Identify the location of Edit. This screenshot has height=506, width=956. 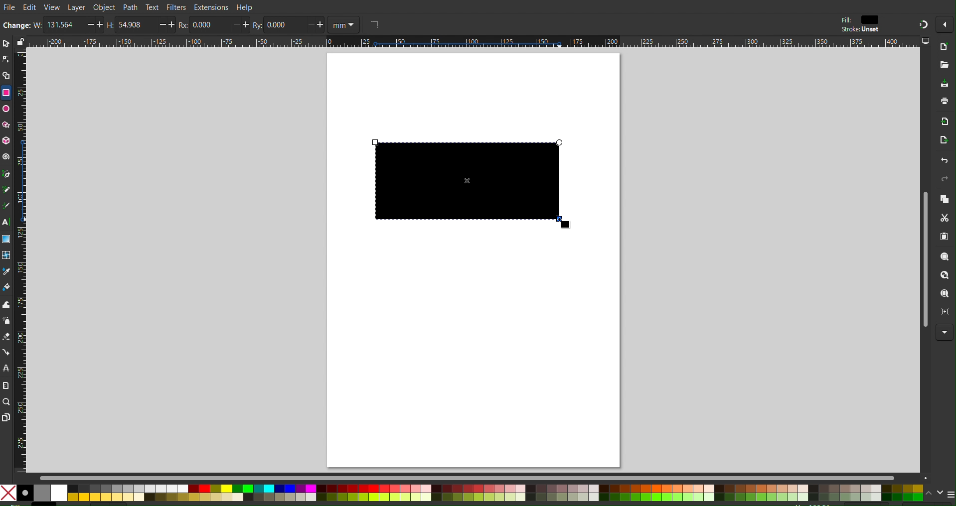
(29, 7).